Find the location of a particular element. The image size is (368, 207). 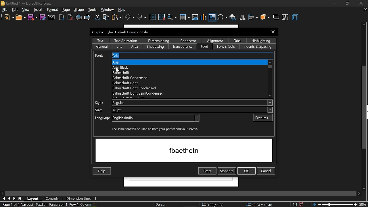

Bahnschrift is located at coordinates (127, 72).